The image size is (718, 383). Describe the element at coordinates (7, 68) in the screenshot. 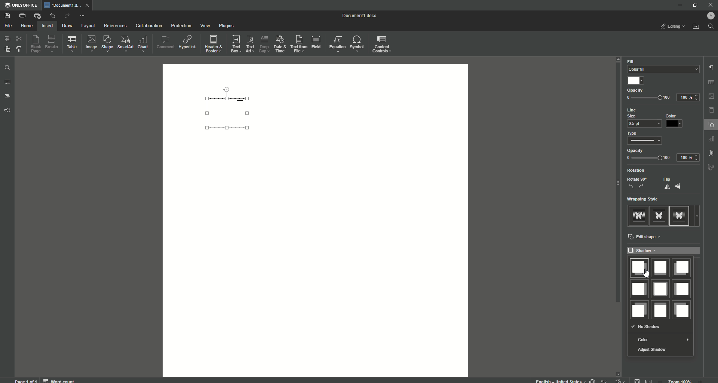

I see `Find` at that location.